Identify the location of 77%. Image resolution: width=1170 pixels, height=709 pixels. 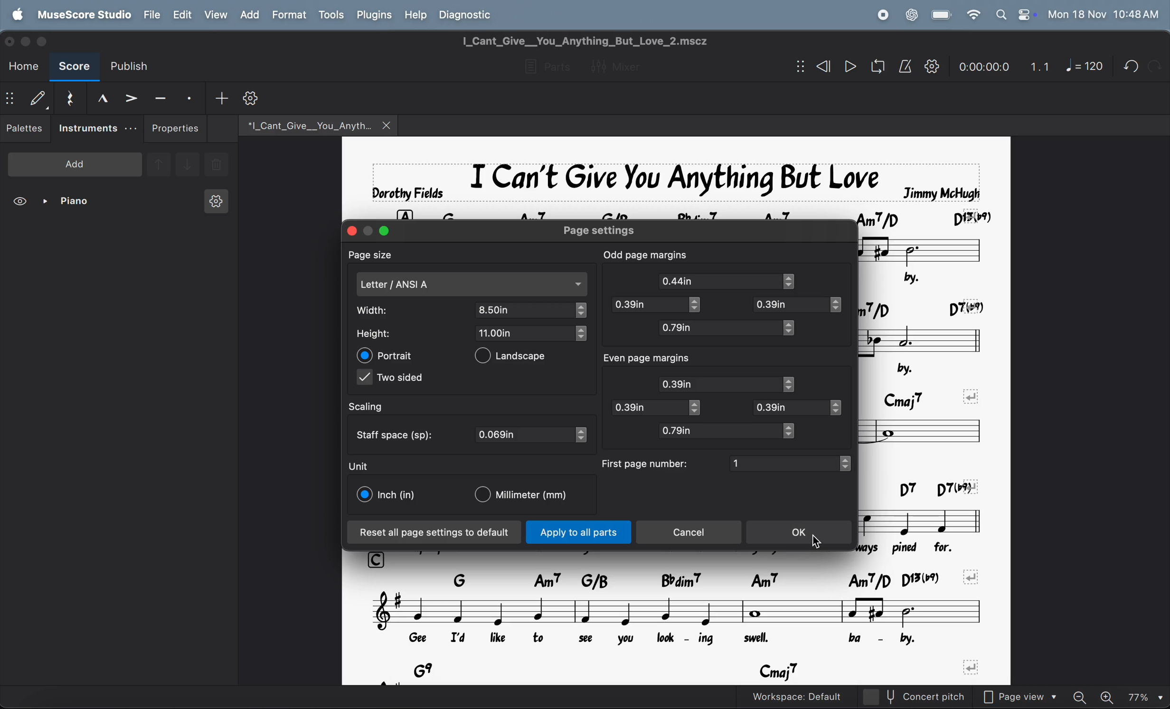
(1145, 695).